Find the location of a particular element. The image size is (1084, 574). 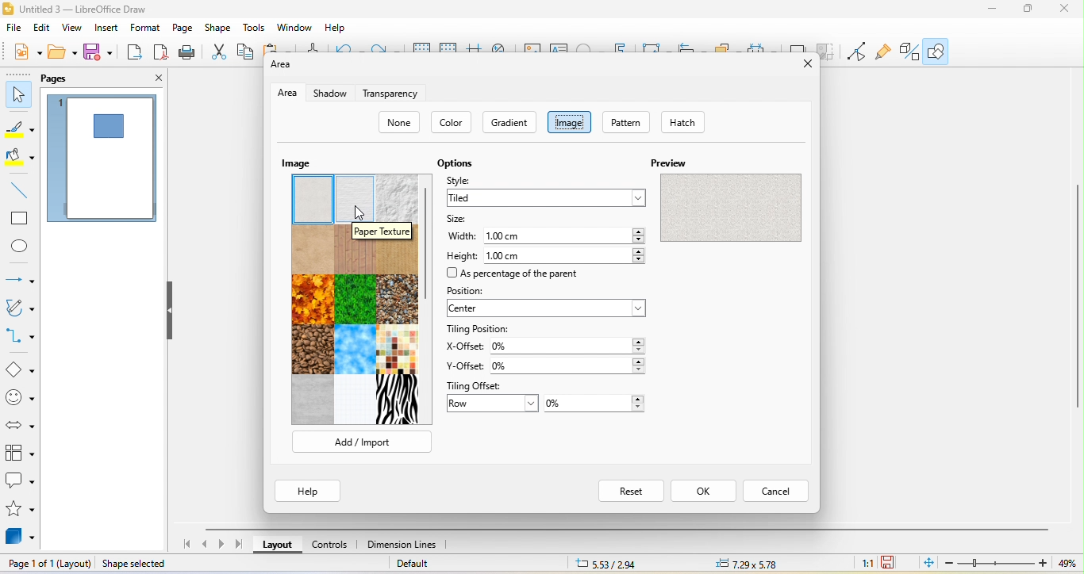

add/ import is located at coordinates (363, 440).